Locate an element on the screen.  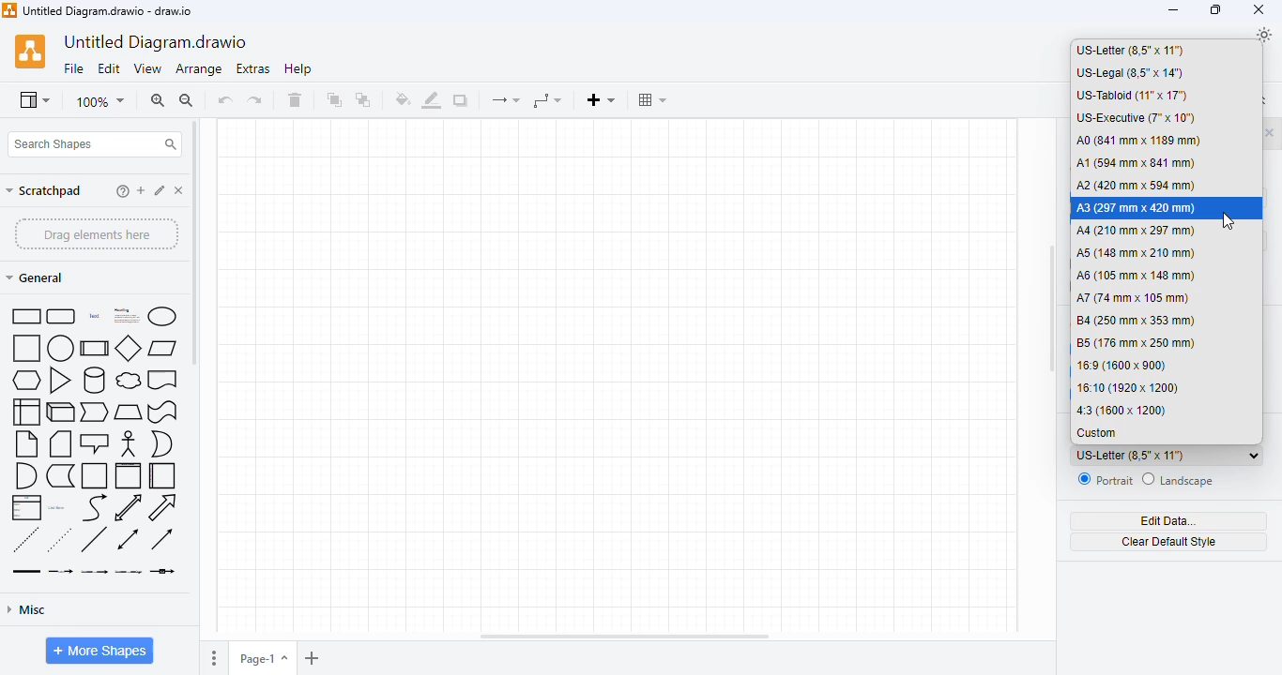
zoom out is located at coordinates (187, 100).